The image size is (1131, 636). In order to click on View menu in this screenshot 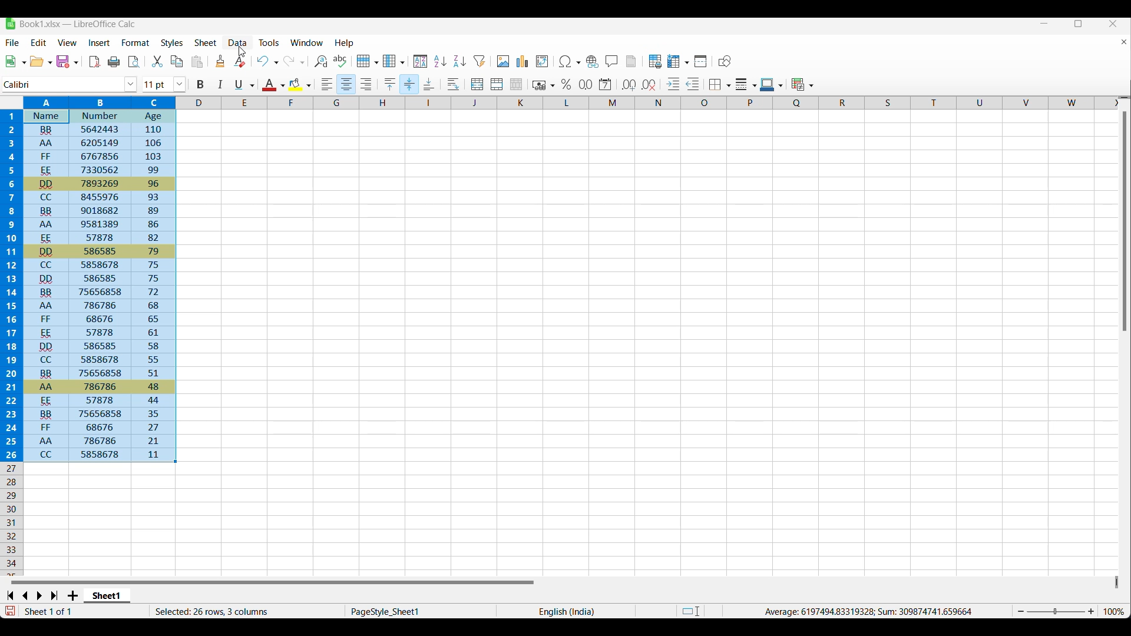, I will do `click(67, 42)`.